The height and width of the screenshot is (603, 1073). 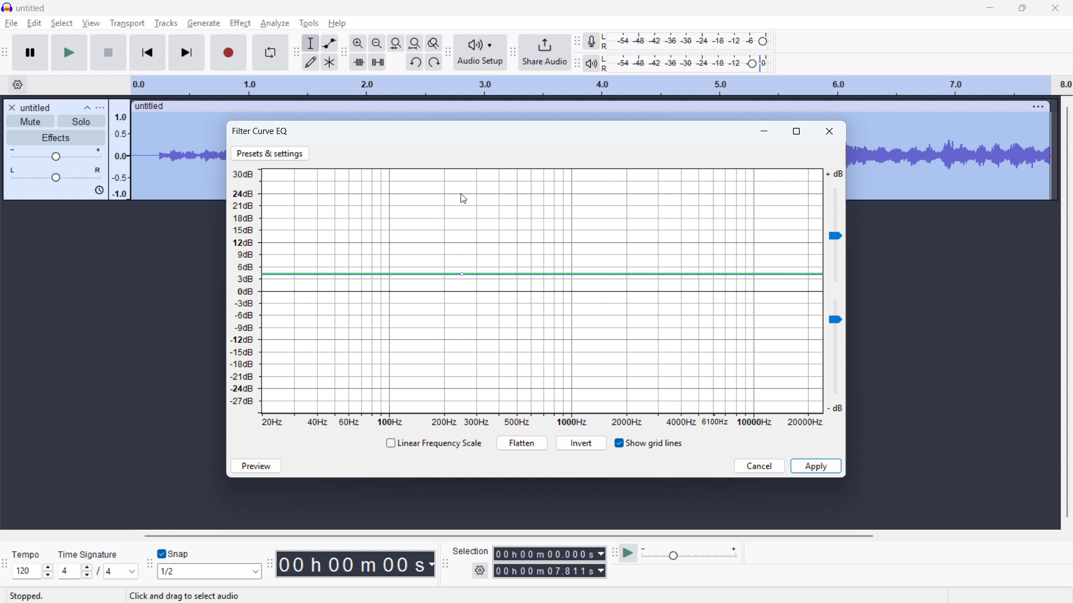 I want to click on cursor, so click(x=464, y=198).